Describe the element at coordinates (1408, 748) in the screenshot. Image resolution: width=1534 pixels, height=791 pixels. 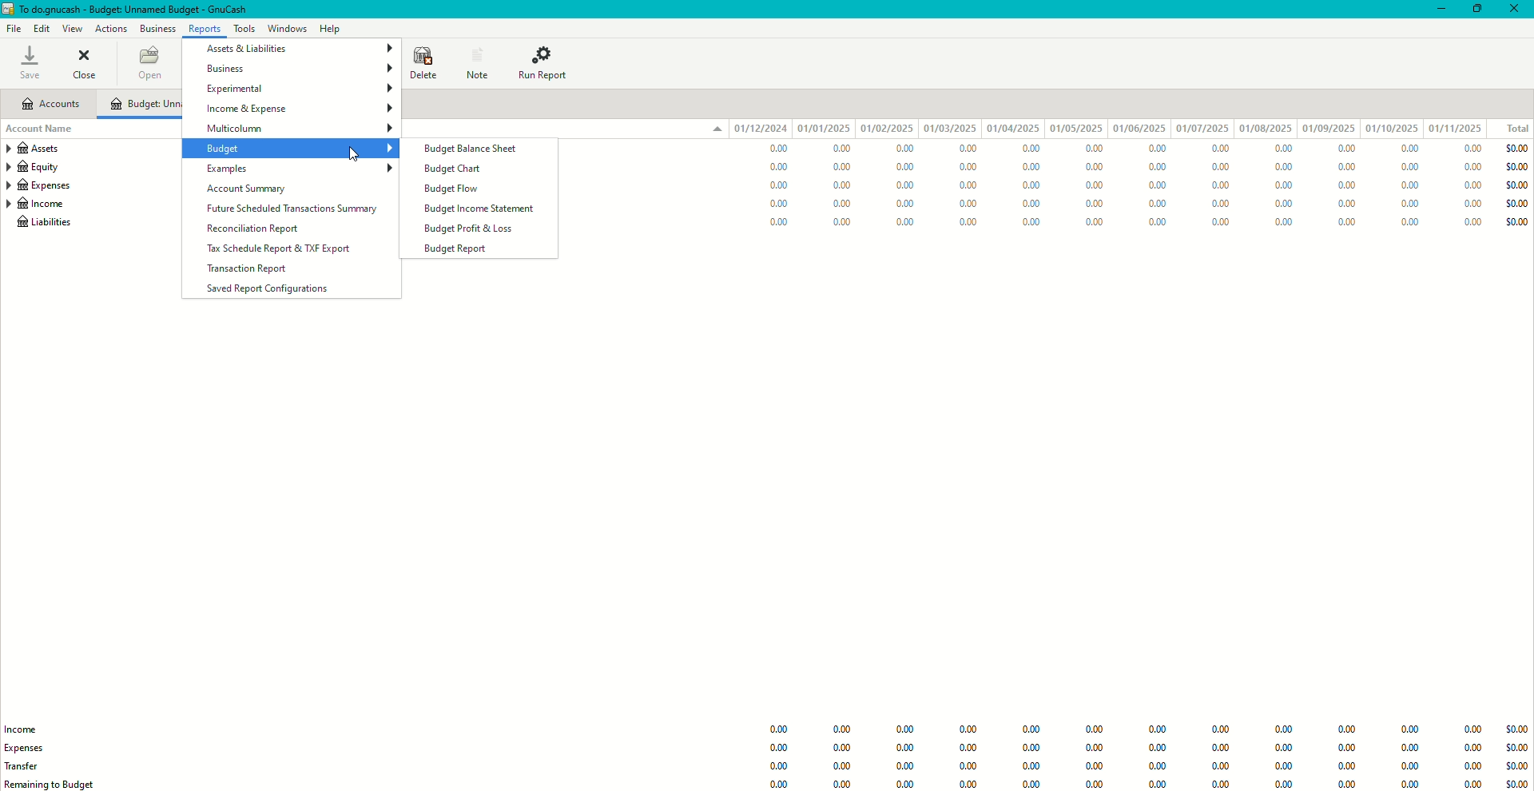
I see `0.00` at that location.